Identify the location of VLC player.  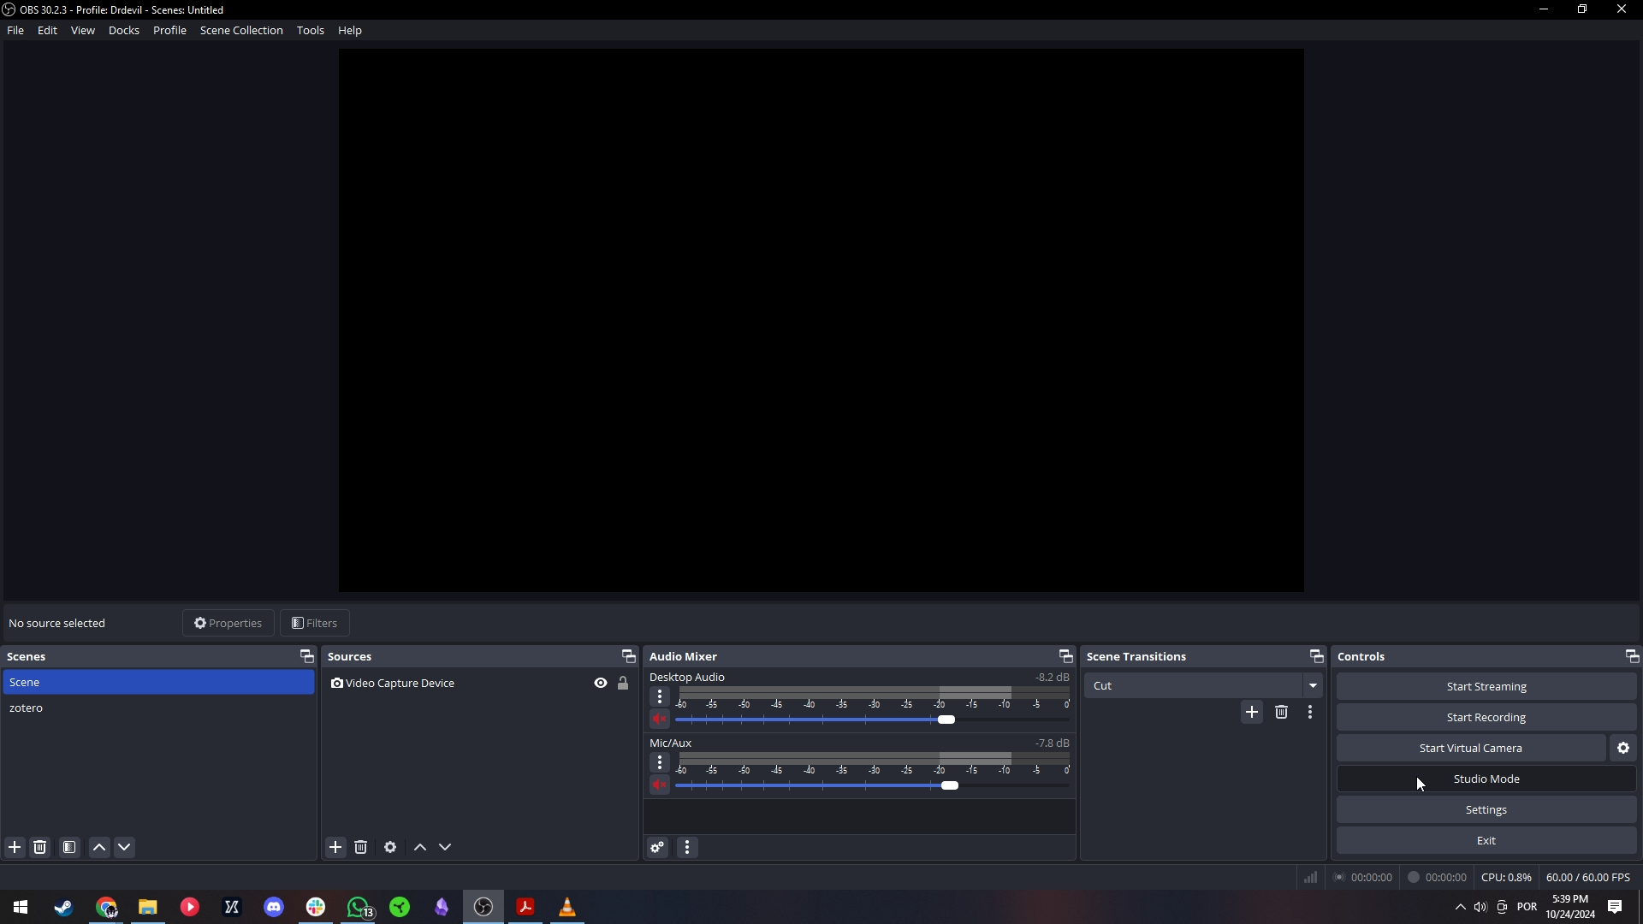
(567, 908).